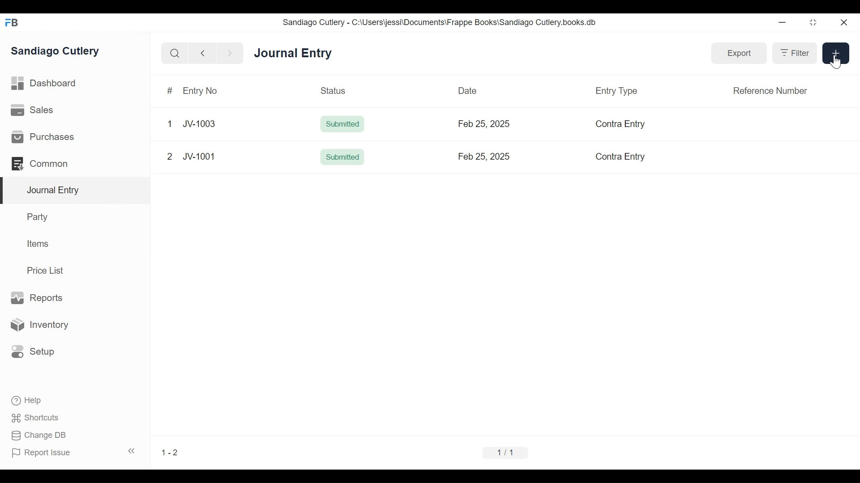 Image resolution: width=860 pixels, height=483 pixels. Describe the element at coordinates (843, 22) in the screenshot. I see `Close` at that location.